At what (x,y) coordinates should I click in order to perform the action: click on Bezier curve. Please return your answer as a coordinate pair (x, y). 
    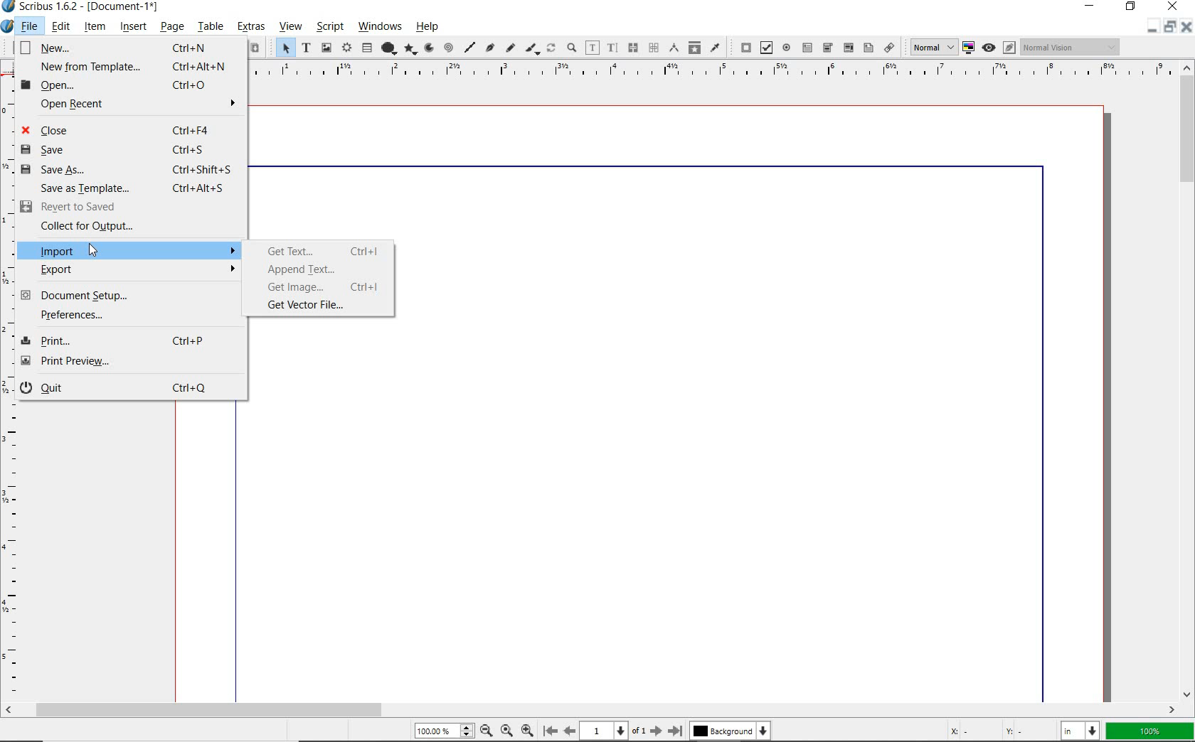
    Looking at the image, I should click on (490, 48).